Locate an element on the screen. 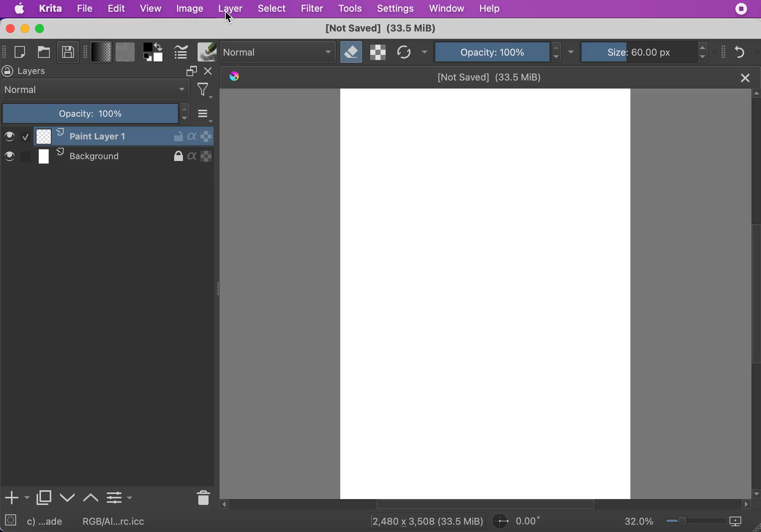 This screenshot has width=761, height=532. lock docker is located at coordinates (8, 71).